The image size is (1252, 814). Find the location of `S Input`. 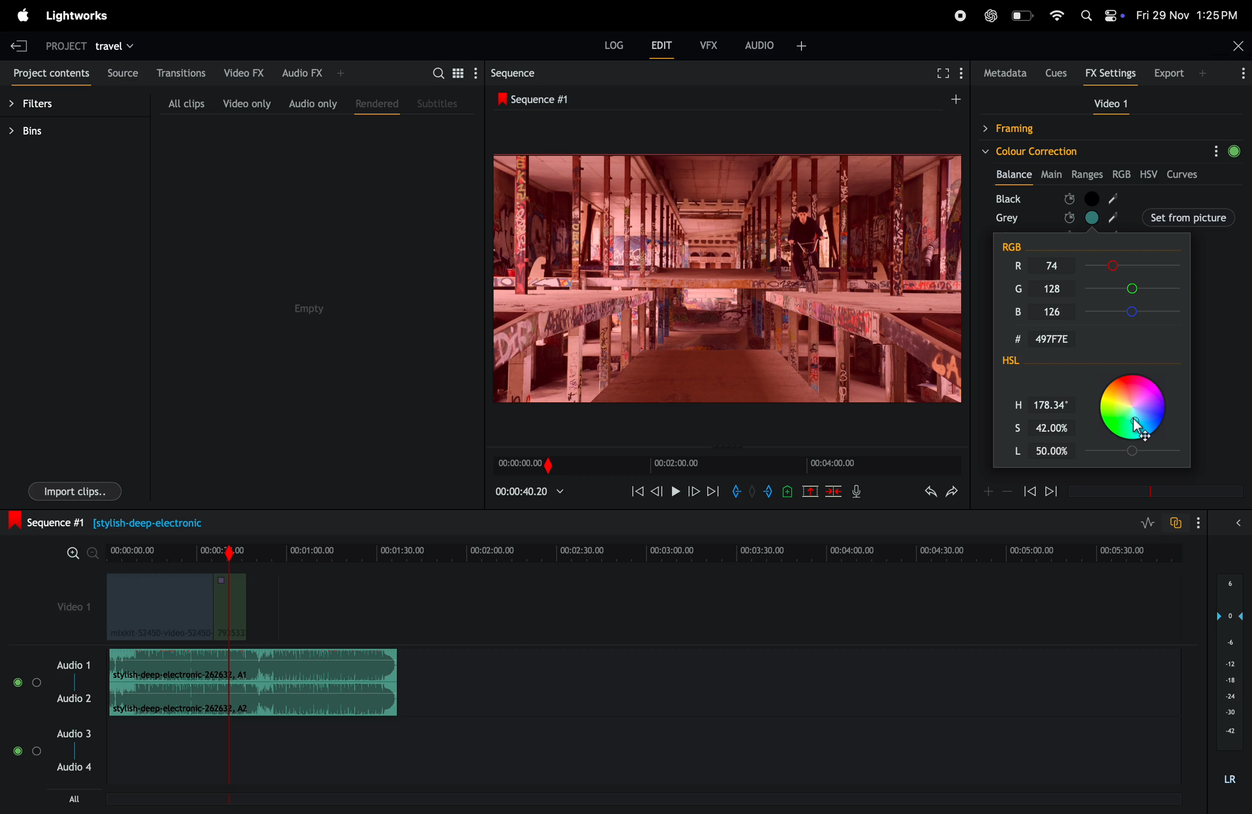

S Input is located at coordinates (1055, 426).